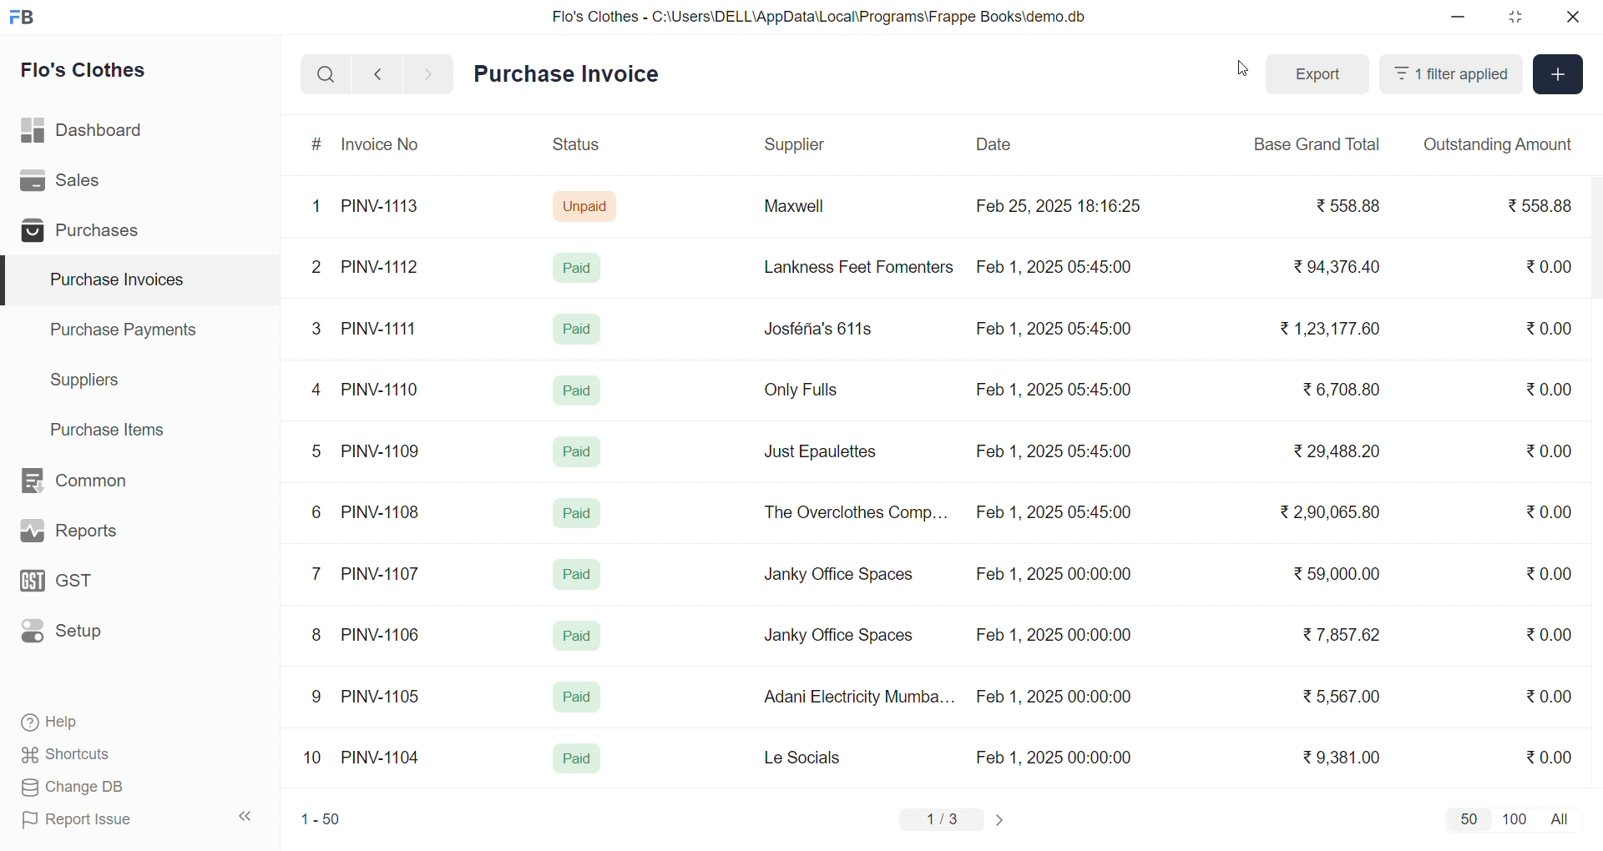 Image resolution: width=1603 pixels, height=851 pixels. What do you see at coordinates (88, 535) in the screenshot?
I see `Reports` at bounding box center [88, 535].